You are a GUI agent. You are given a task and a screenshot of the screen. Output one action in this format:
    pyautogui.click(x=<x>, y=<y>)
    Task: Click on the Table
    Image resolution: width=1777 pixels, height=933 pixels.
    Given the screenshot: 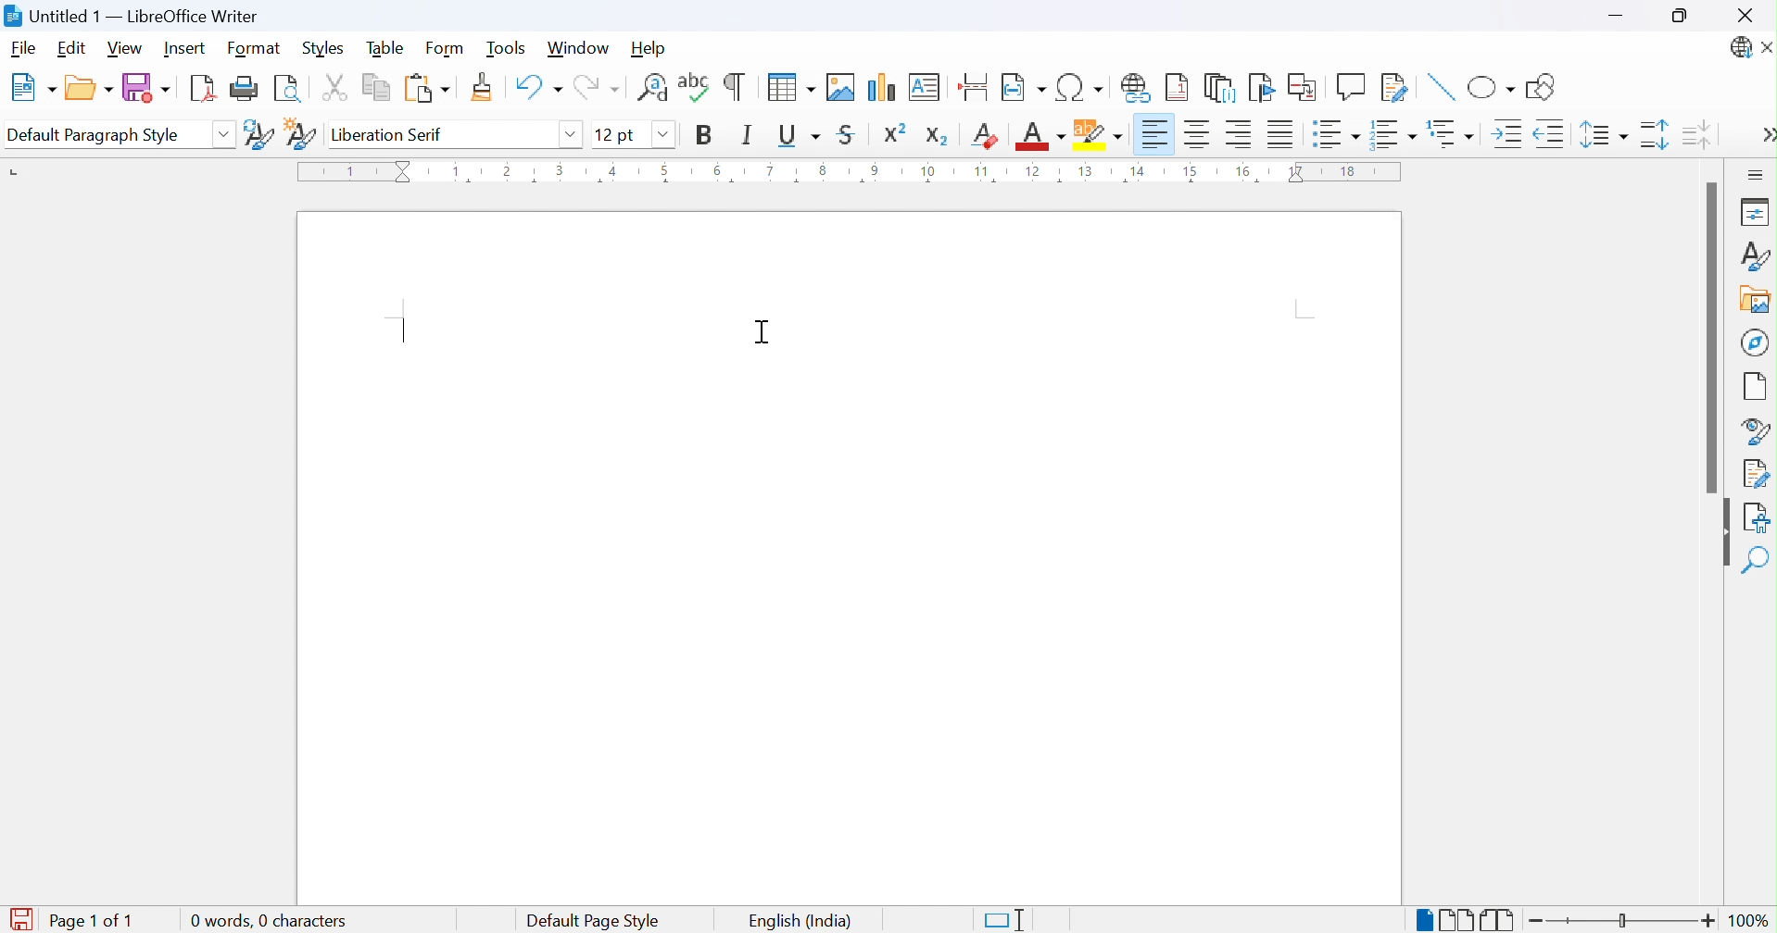 What is the action you would take?
    pyautogui.click(x=384, y=47)
    